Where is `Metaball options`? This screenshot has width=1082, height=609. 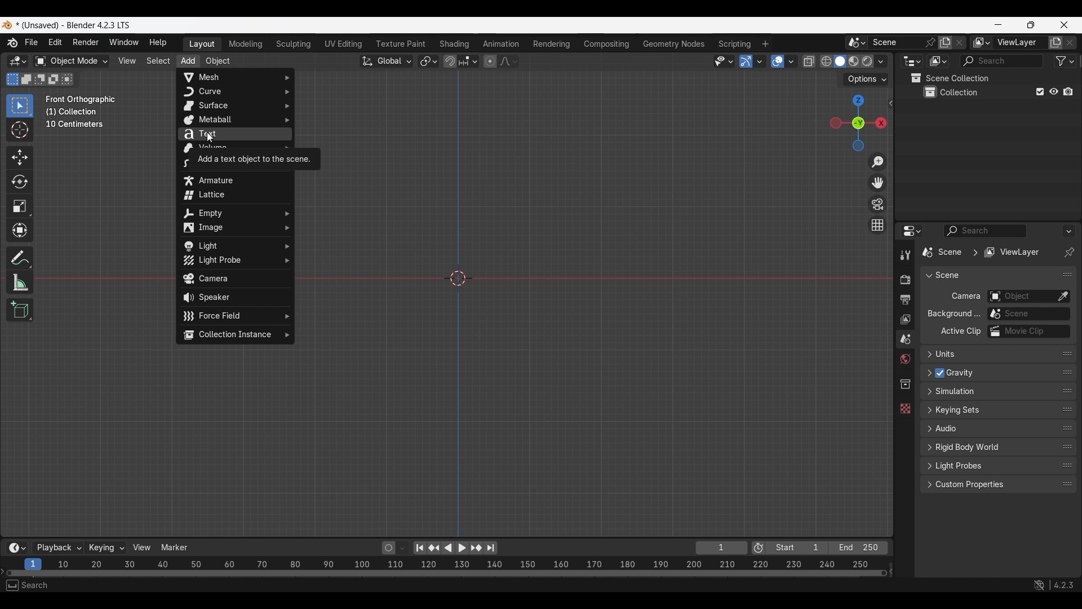
Metaball options is located at coordinates (236, 120).